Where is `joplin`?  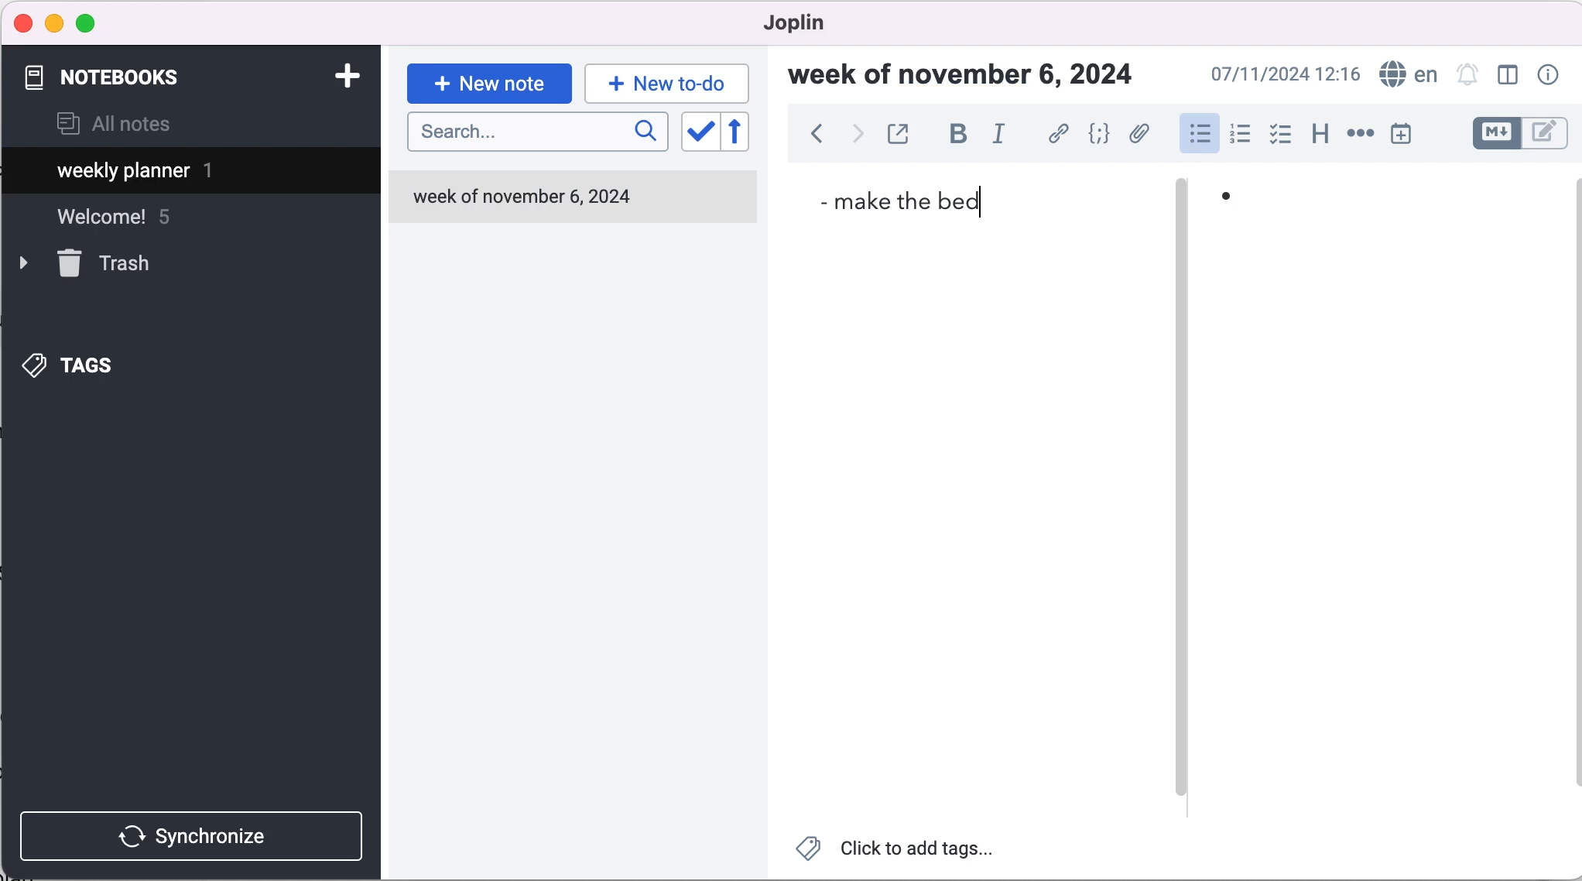 joplin is located at coordinates (817, 23).